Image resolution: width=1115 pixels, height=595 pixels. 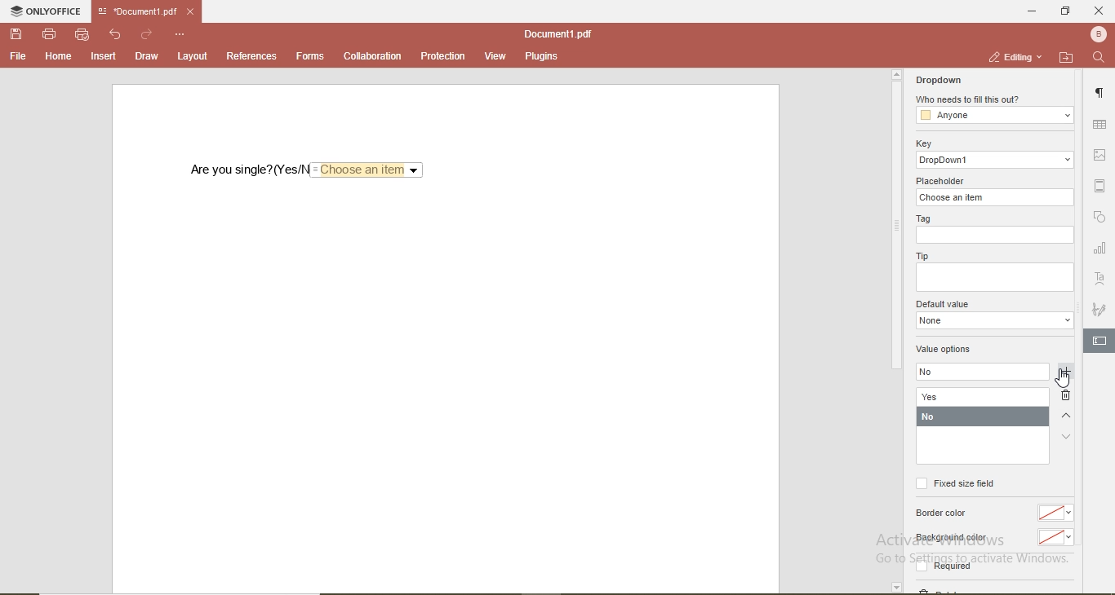 What do you see at coordinates (952, 350) in the screenshot?
I see `value options` at bounding box center [952, 350].